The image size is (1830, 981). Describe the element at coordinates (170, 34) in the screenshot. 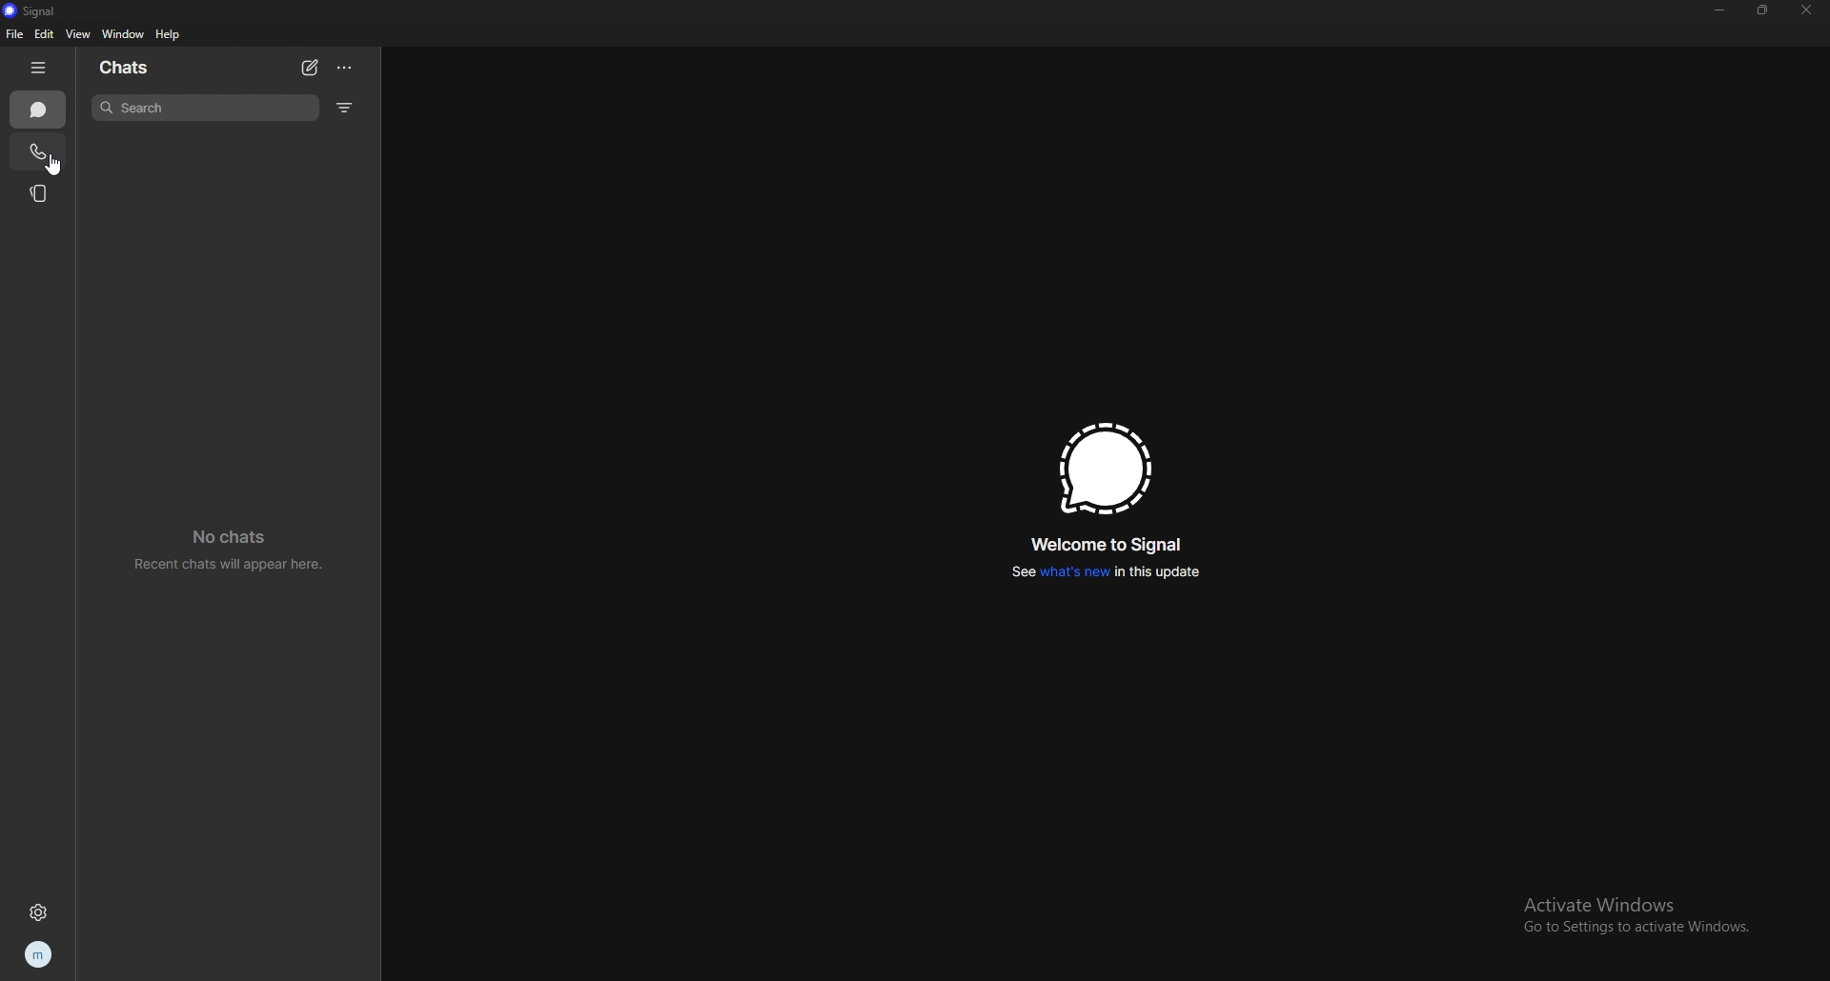

I see `help` at that location.